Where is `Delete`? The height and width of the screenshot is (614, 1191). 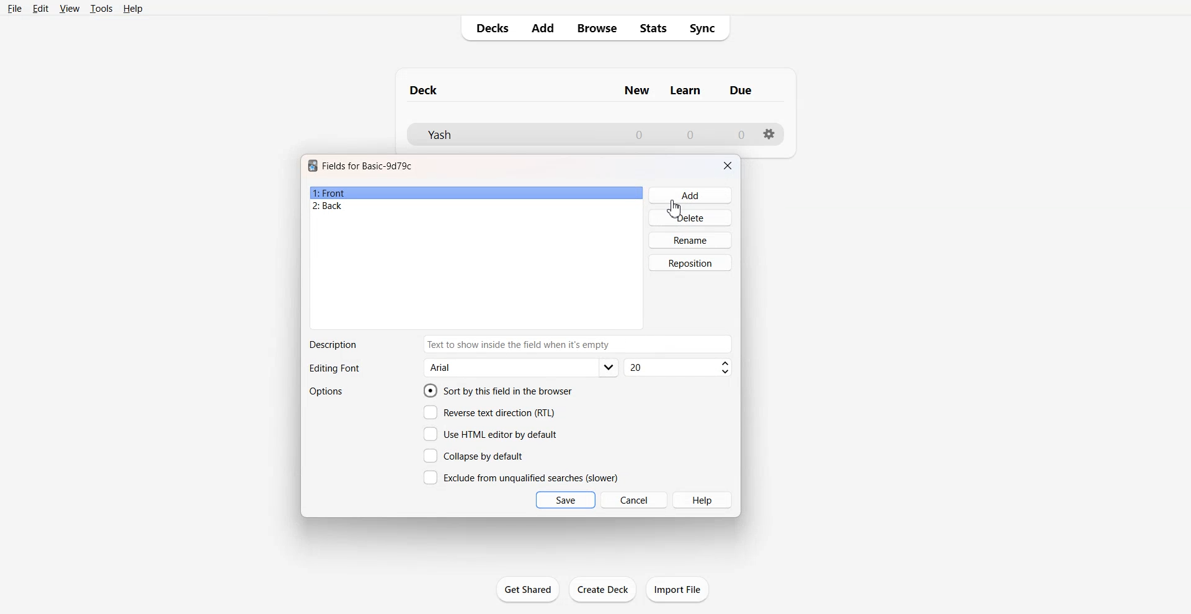
Delete is located at coordinates (691, 217).